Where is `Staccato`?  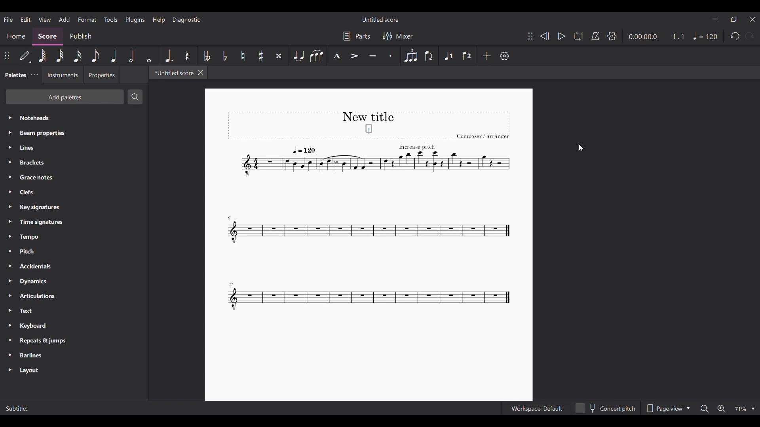
Staccato is located at coordinates (391, 56).